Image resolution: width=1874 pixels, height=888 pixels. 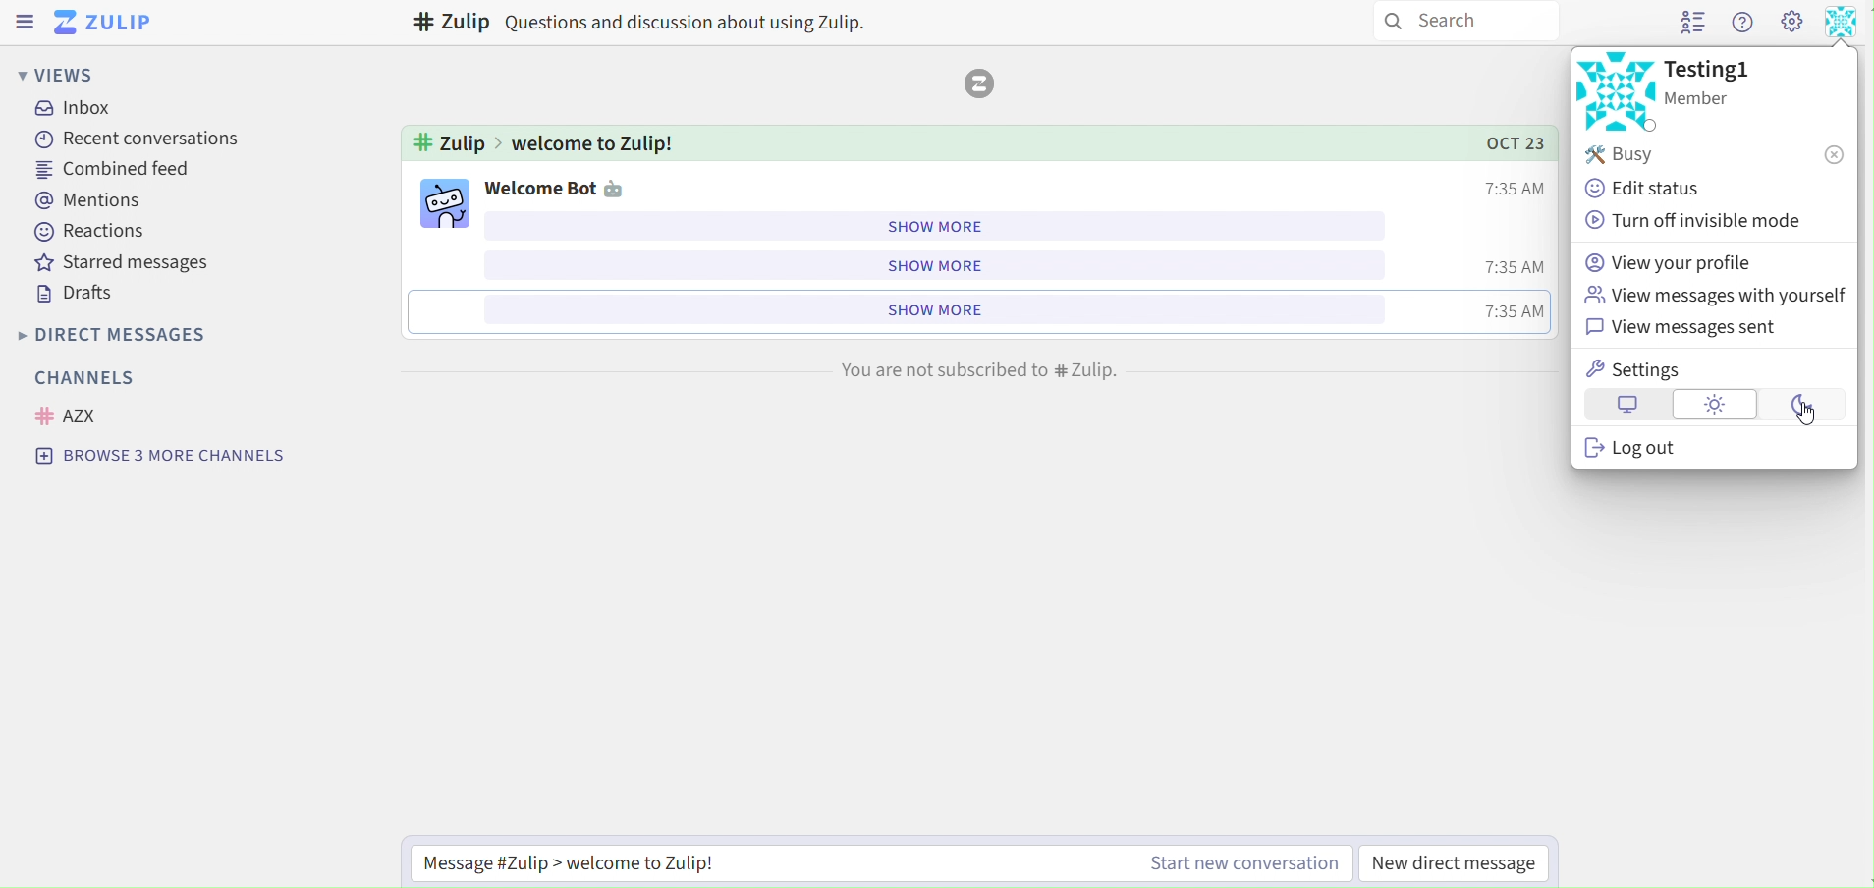 What do you see at coordinates (83, 378) in the screenshot?
I see `channels` at bounding box center [83, 378].